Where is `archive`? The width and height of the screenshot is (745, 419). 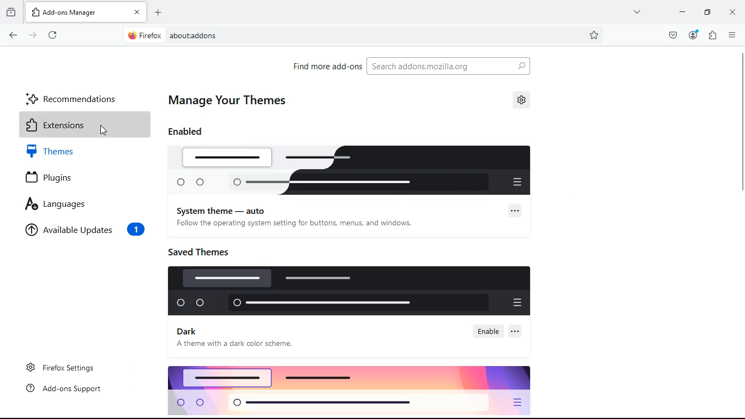 archive is located at coordinates (10, 14).